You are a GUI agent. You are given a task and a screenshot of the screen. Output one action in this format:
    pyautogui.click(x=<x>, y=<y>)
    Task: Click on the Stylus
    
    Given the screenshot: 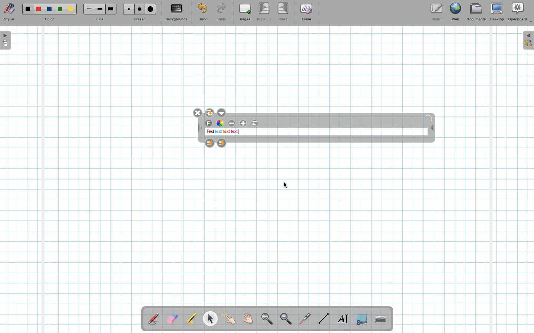 What is the action you would take?
    pyautogui.click(x=9, y=12)
    